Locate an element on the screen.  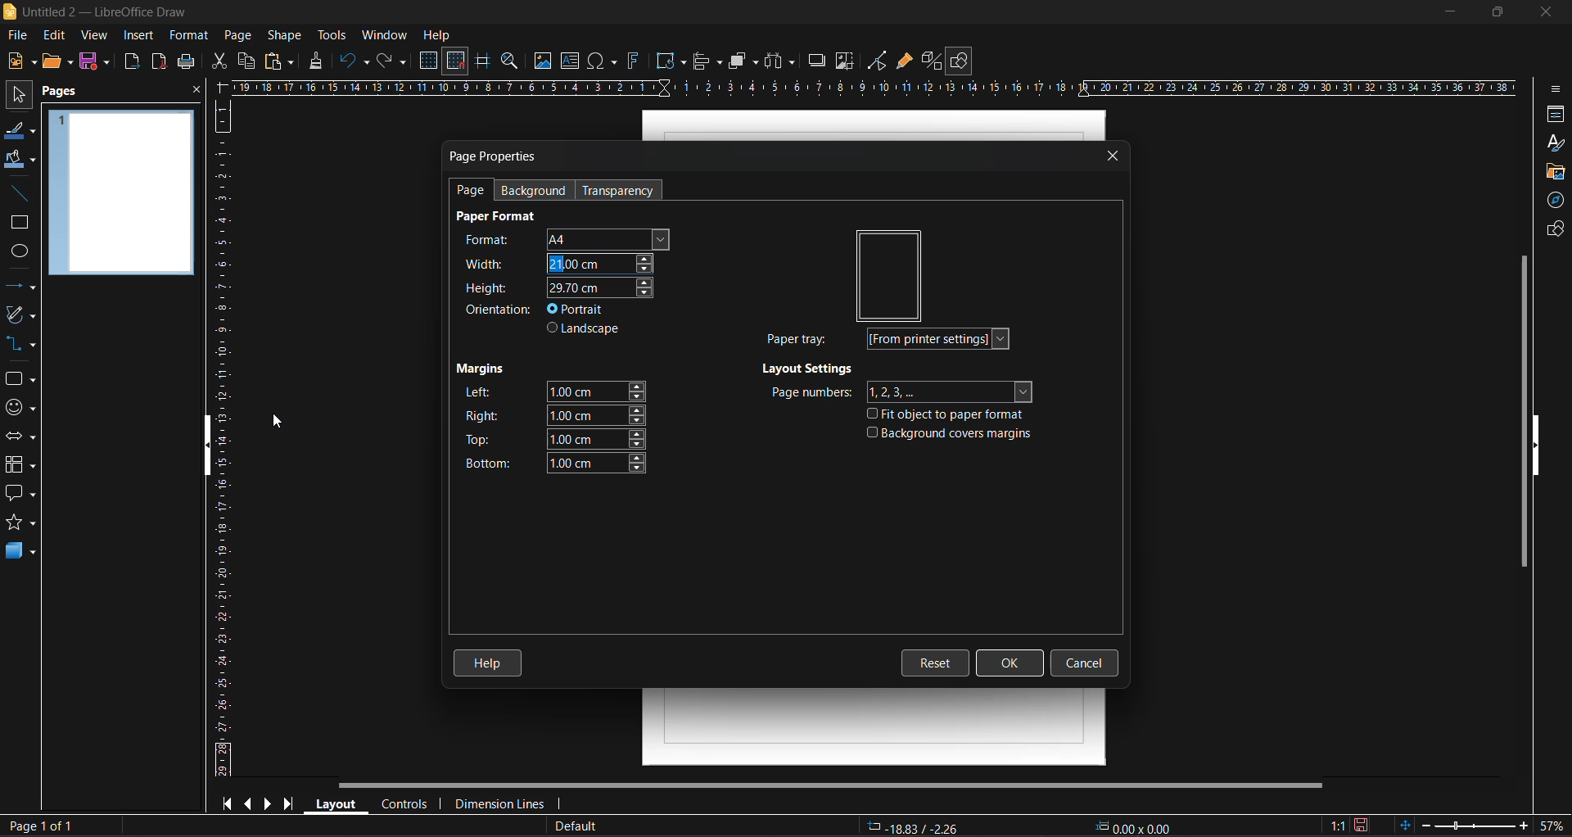
slide master name is located at coordinates (580, 826).